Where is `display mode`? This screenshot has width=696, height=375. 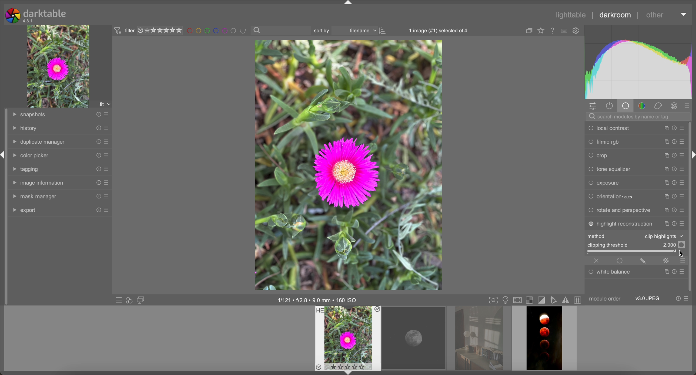
display mode is located at coordinates (505, 300).